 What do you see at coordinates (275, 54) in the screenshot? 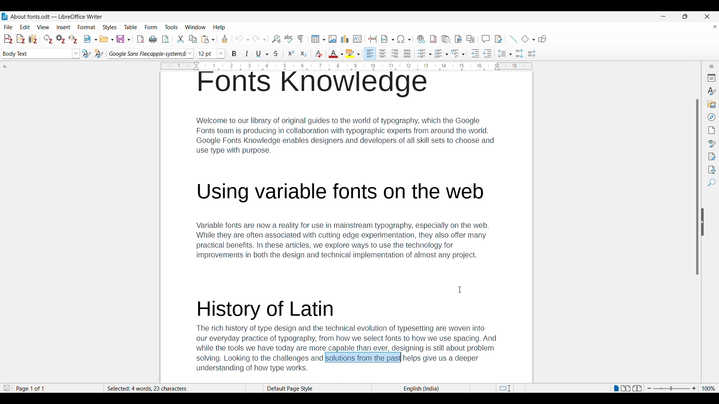
I see `Strikethrough` at bounding box center [275, 54].